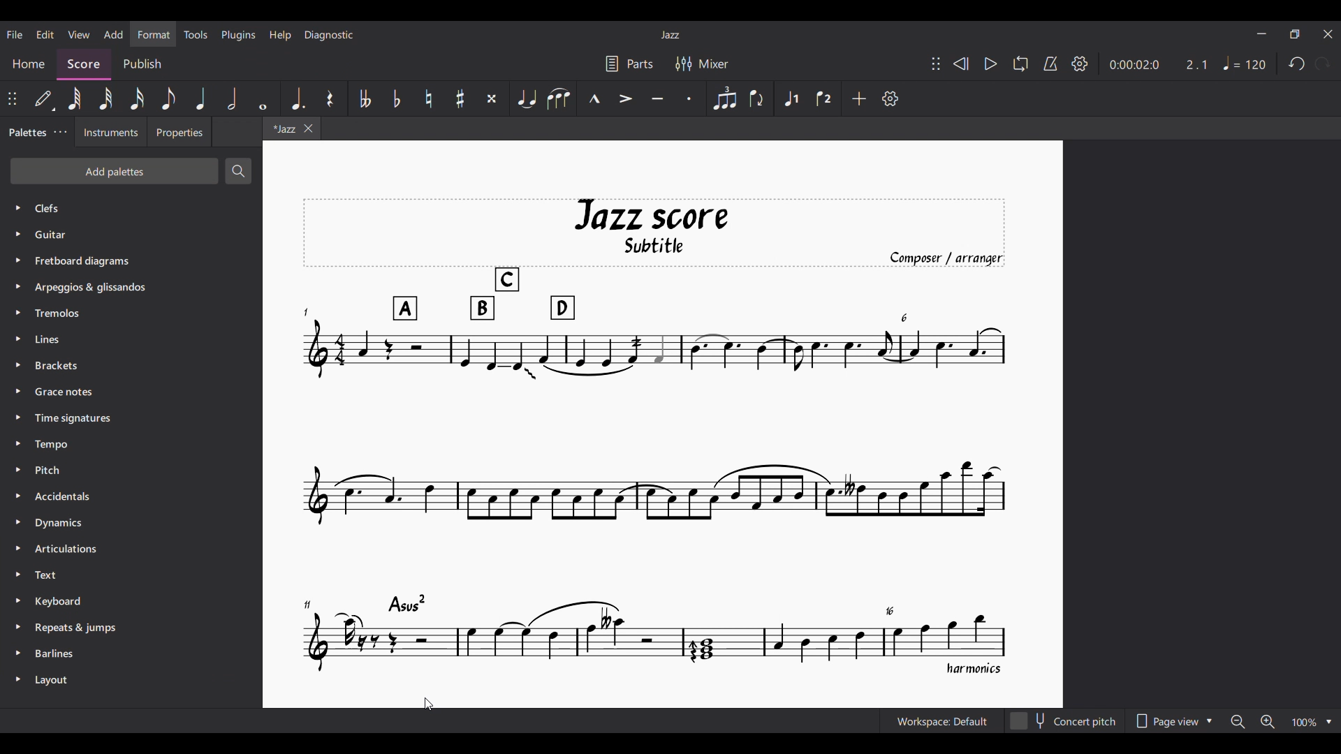 The width and height of the screenshot is (1341, 754). I want to click on Articulation, so click(66, 550).